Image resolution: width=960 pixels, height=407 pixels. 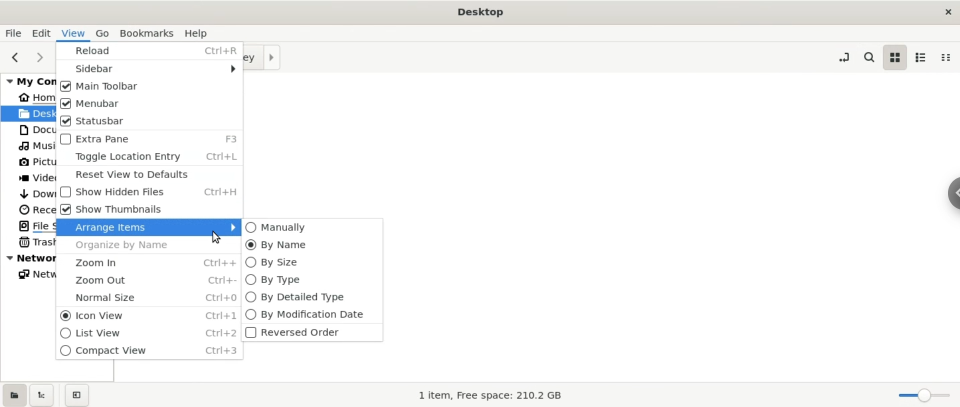 I want to click on bookmarks, so click(x=148, y=32).